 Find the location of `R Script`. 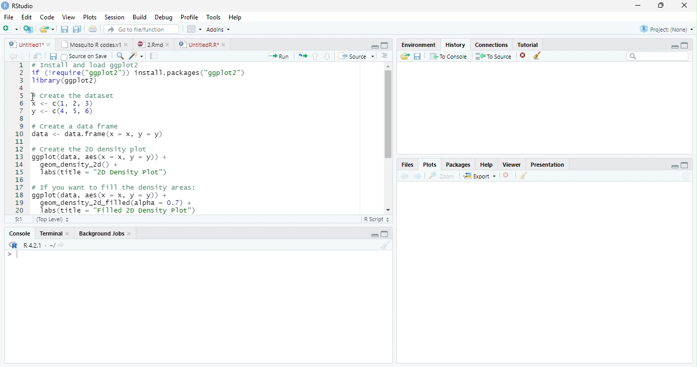

R Script is located at coordinates (377, 220).